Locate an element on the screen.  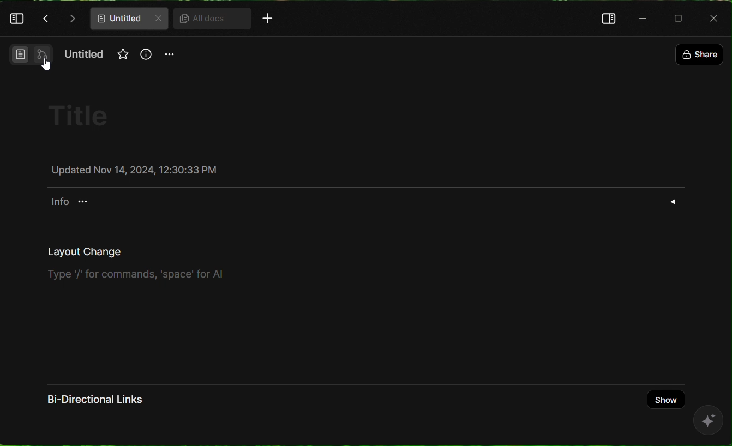
Close is located at coordinates (715, 17).